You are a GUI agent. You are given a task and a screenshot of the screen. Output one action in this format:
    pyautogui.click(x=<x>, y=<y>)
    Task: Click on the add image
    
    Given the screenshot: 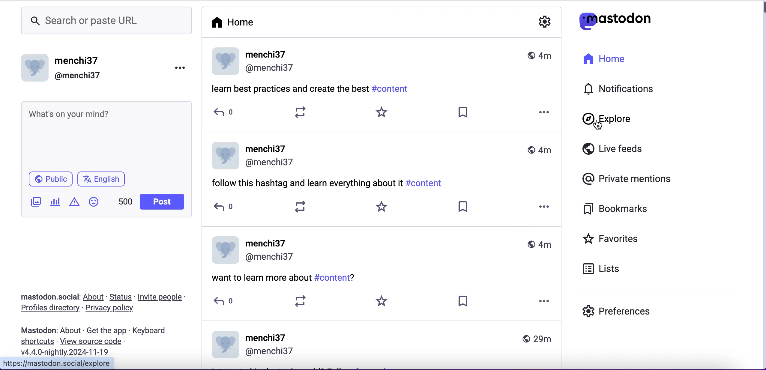 What is the action you would take?
    pyautogui.click(x=34, y=202)
    